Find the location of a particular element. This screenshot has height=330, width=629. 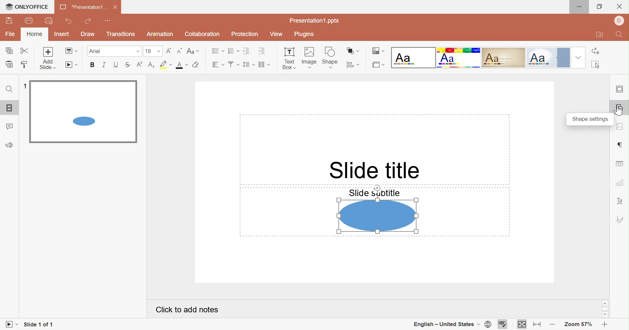

Bullets is located at coordinates (217, 51).